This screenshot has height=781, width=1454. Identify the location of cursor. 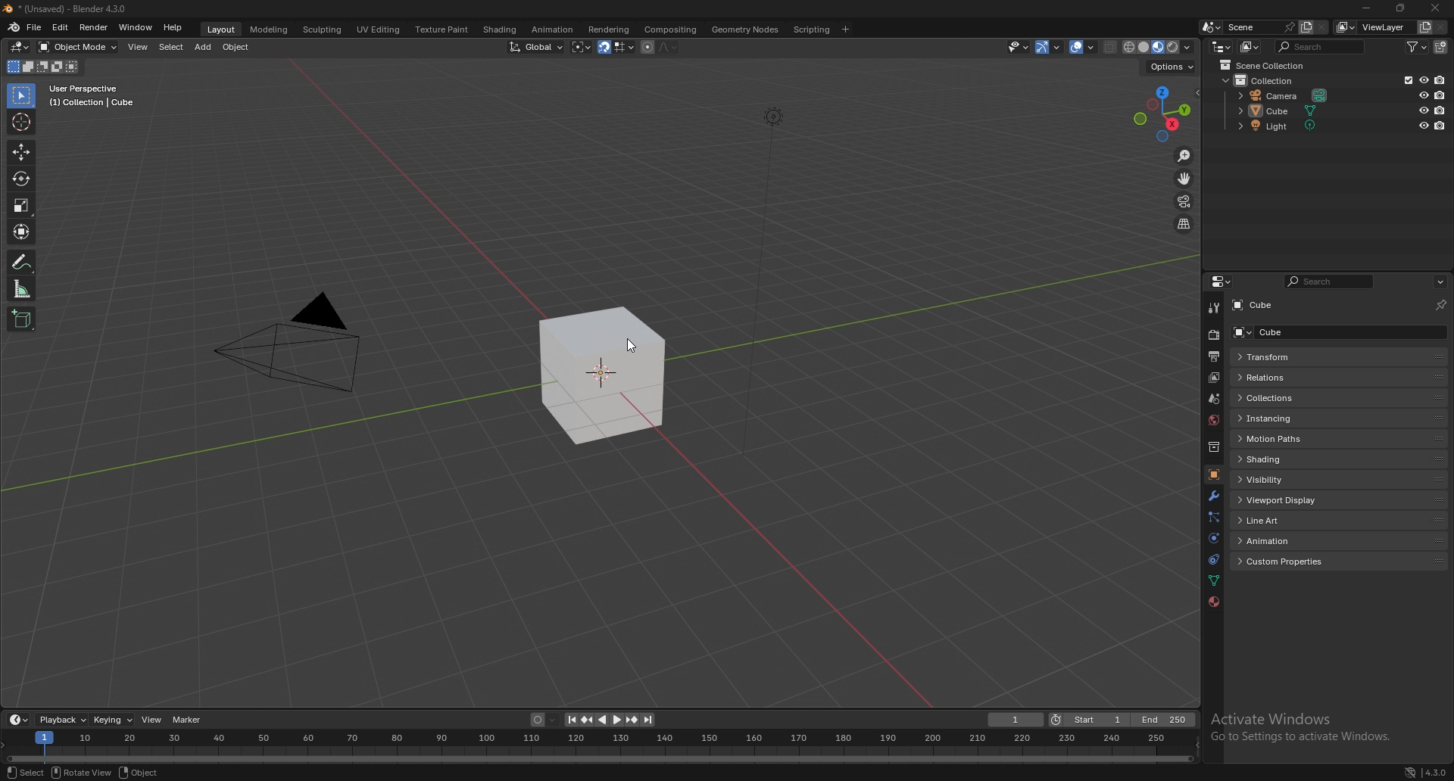
(632, 346).